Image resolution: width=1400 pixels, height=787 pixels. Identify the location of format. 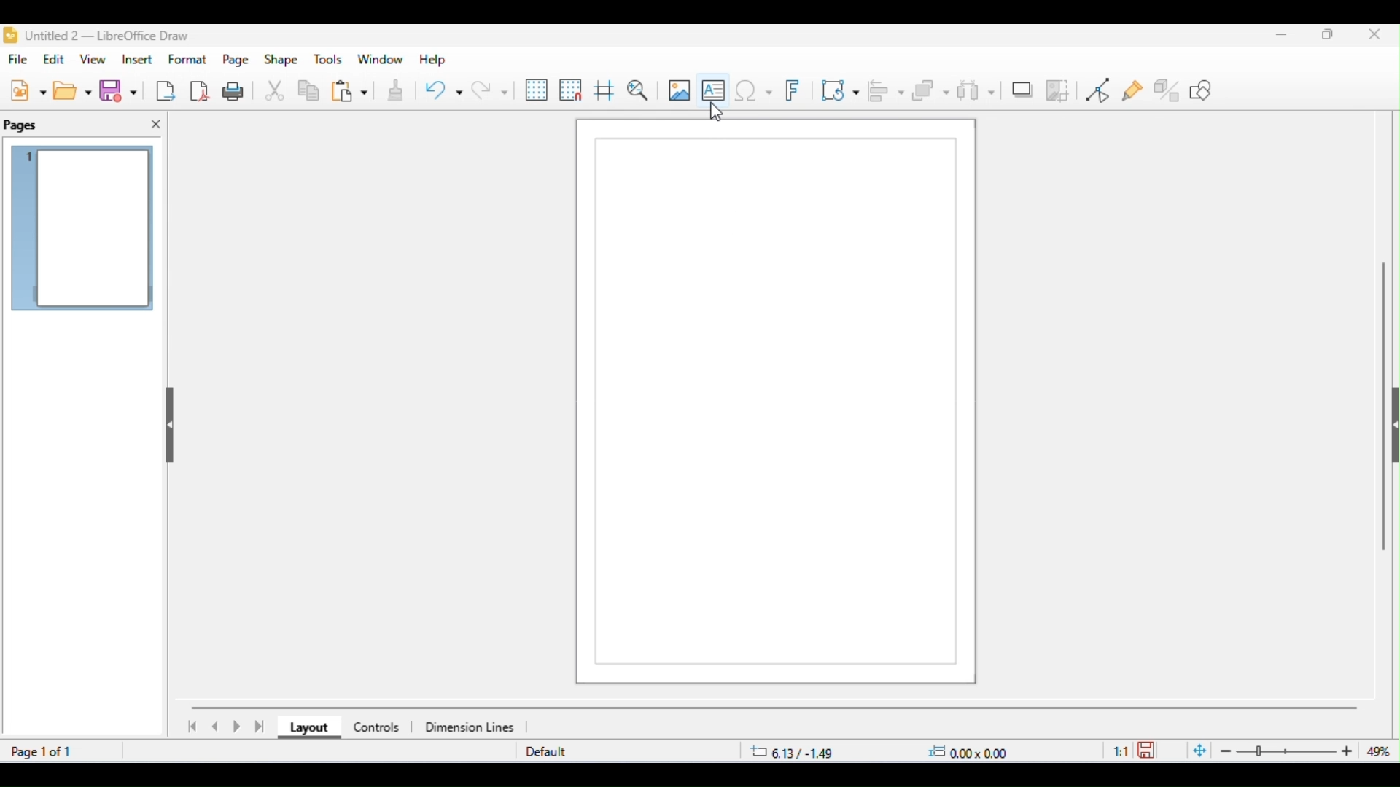
(189, 59).